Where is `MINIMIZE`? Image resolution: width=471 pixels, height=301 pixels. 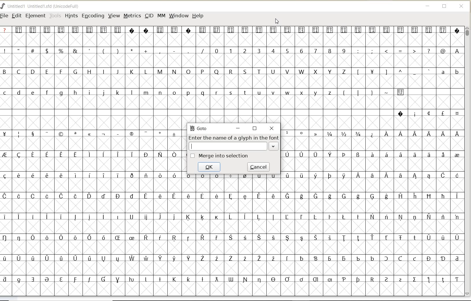 MINIMIZE is located at coordinates (428, 7).